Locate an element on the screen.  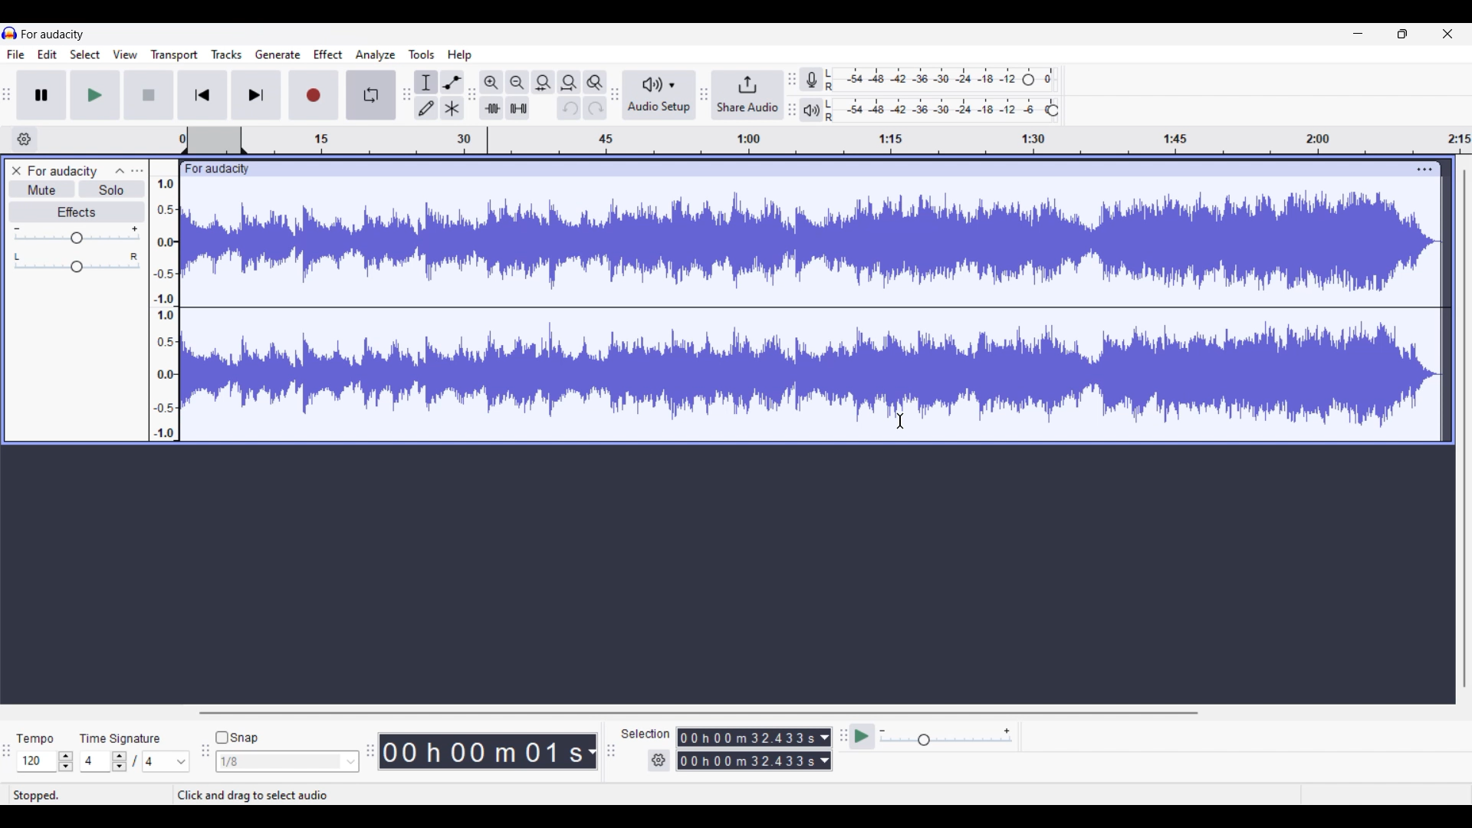
Cursor is located at coordinates (900, 421).